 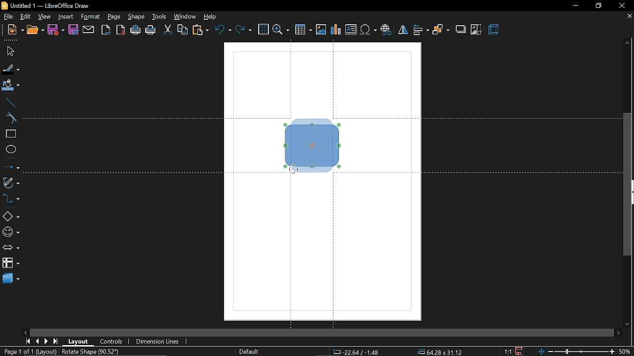 I want to click on next page, so click(x=47, y=342).